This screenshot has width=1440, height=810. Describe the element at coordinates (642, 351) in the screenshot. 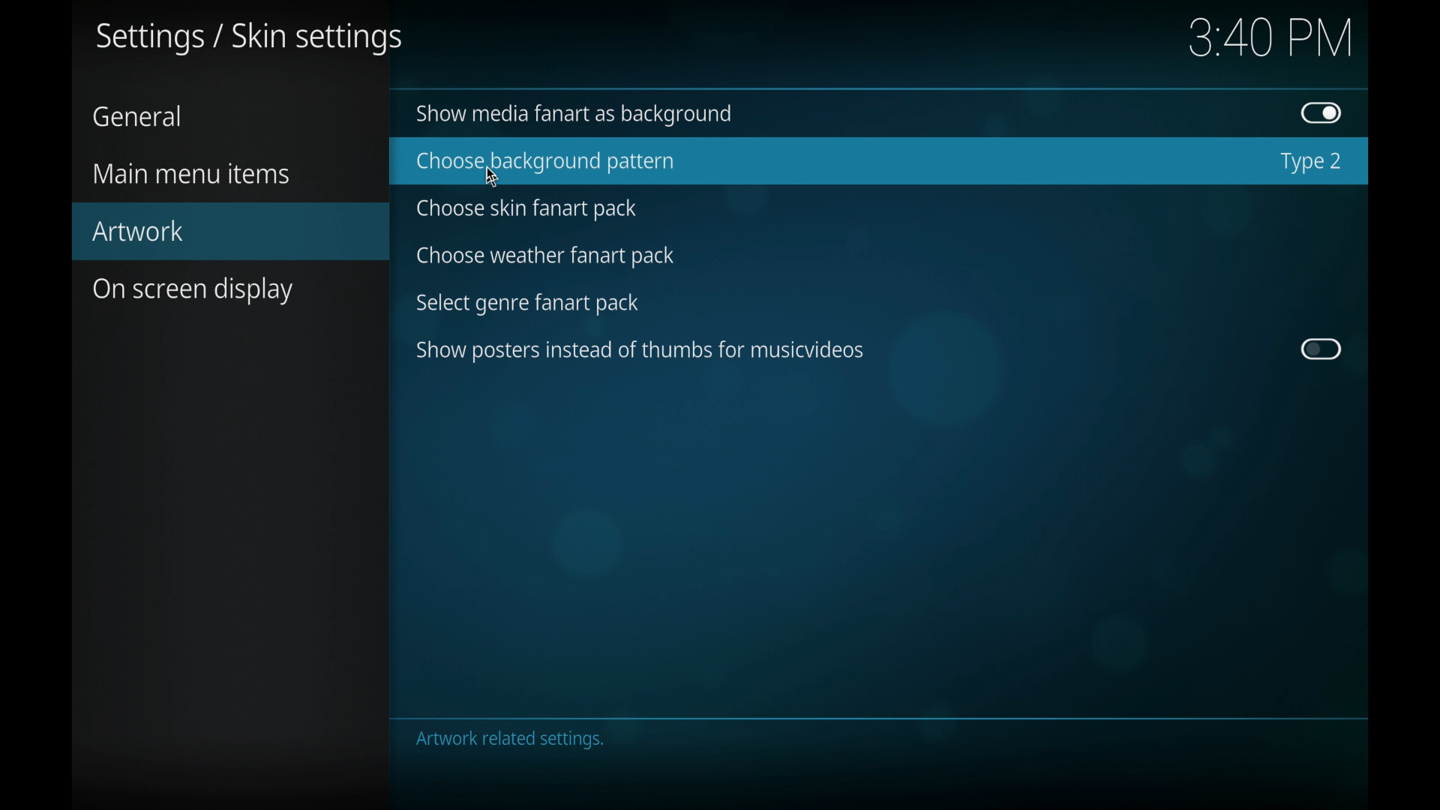

I see `show posters instead of thumbs for music videos` at that location.